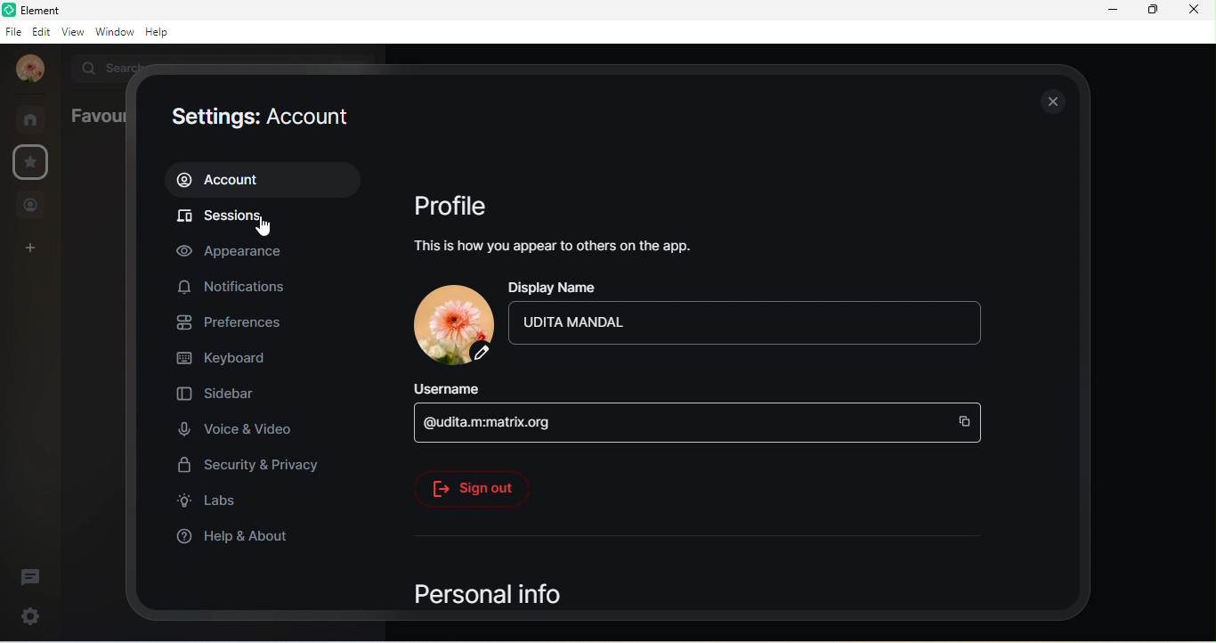  What do you see at coordinates (266, 229) in the screenshot?
I see `cursor movement` at bounding box center [266, 229].